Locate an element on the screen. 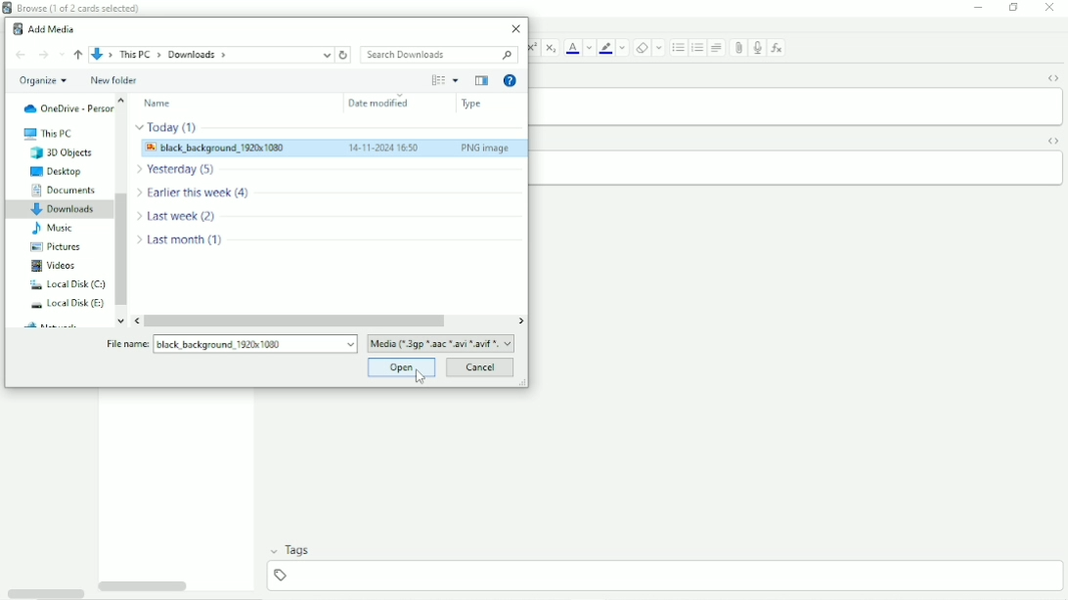  Forward is located at coordinates (44, 54).